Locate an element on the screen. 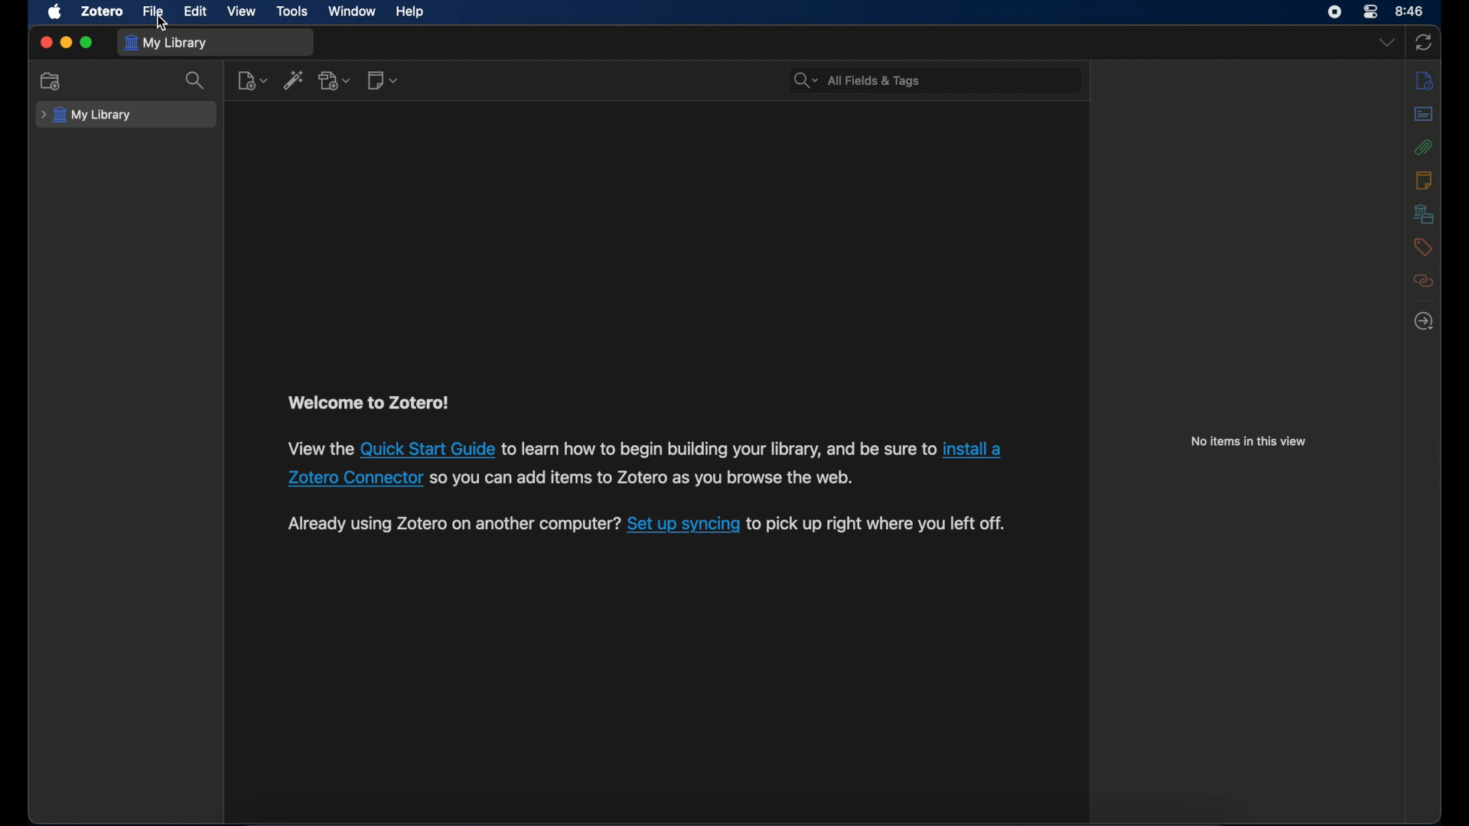  welcome to zotero is located at coordinates (368, 402).